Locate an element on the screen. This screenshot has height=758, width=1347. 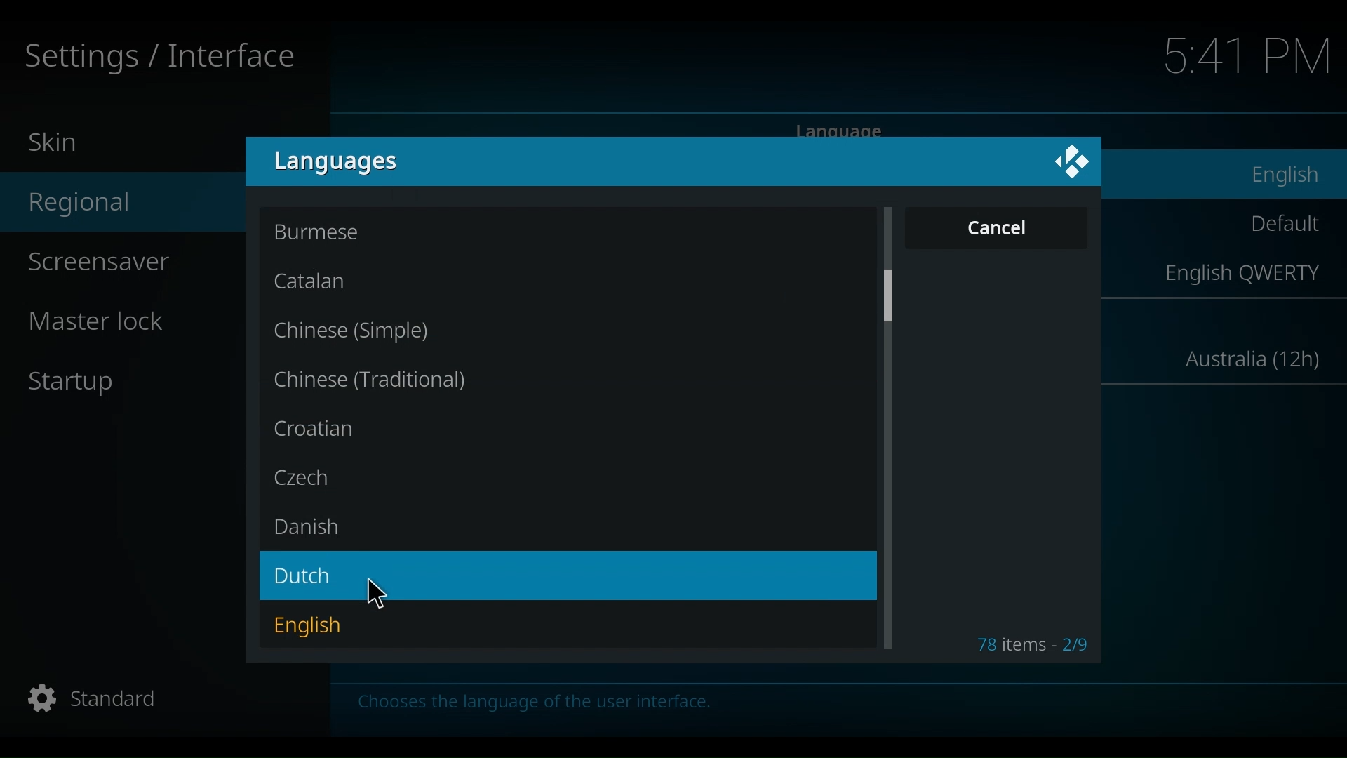
Czech is located at coordinates (302, 477).